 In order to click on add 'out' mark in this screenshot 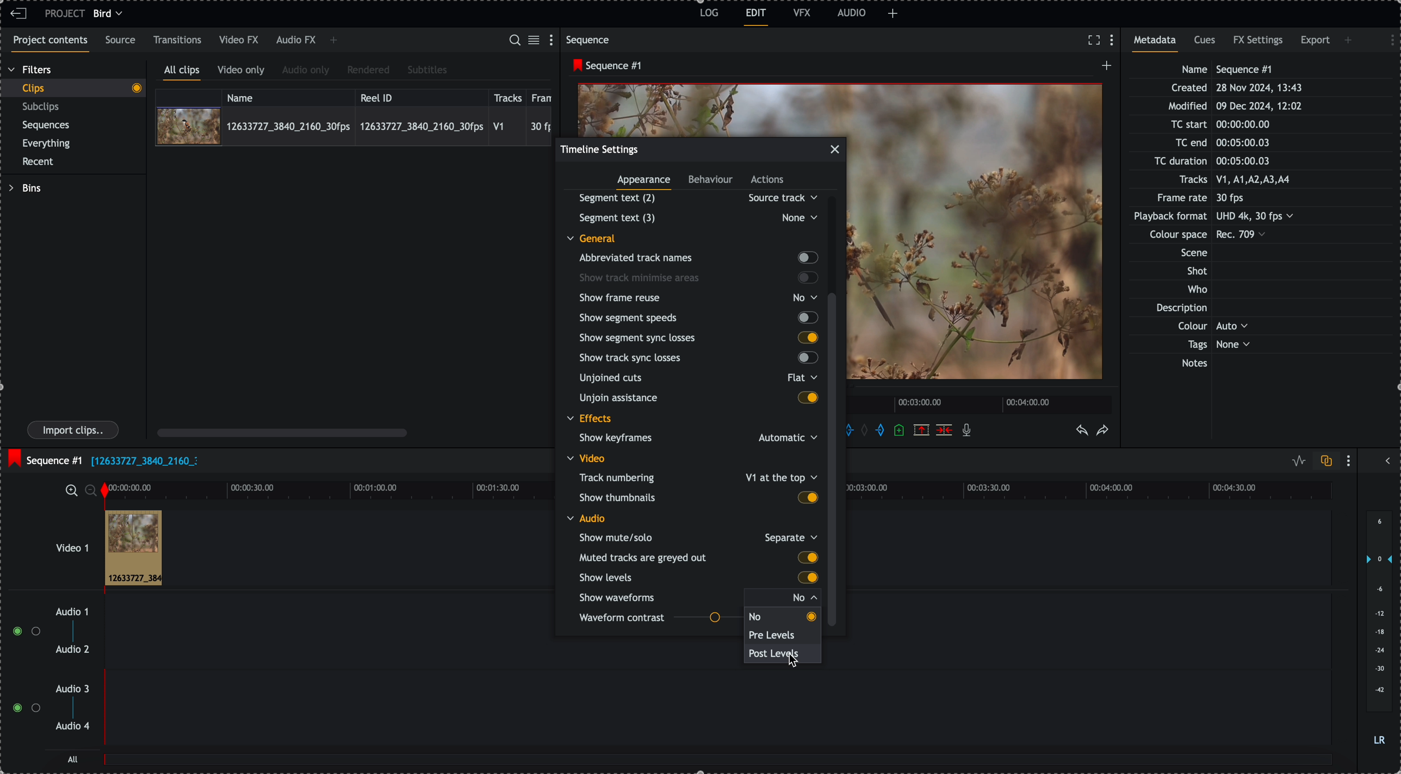, I will do `click(879, 430)`.